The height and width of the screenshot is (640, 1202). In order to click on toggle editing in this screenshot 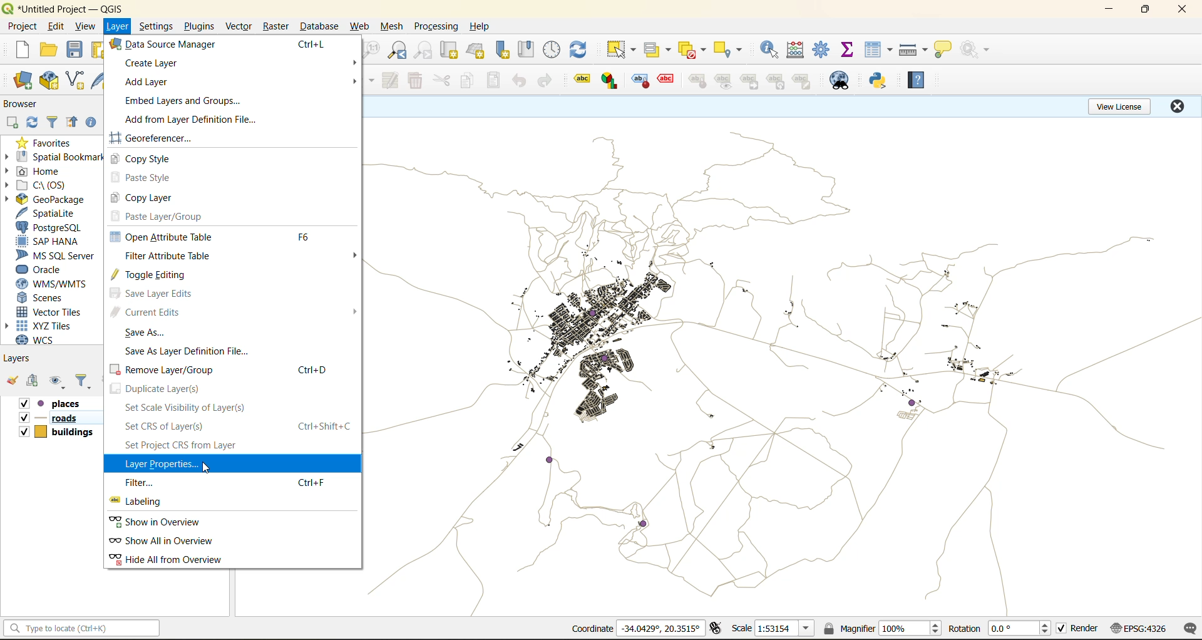, I will do `click(159, 276)`.